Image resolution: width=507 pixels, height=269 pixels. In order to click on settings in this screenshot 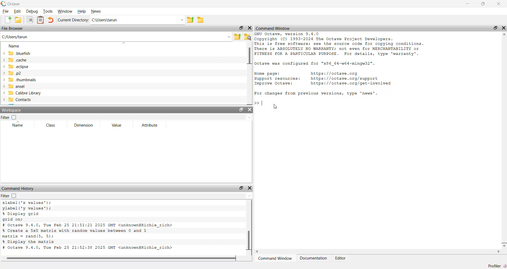, I will do `click(248, 37)`.